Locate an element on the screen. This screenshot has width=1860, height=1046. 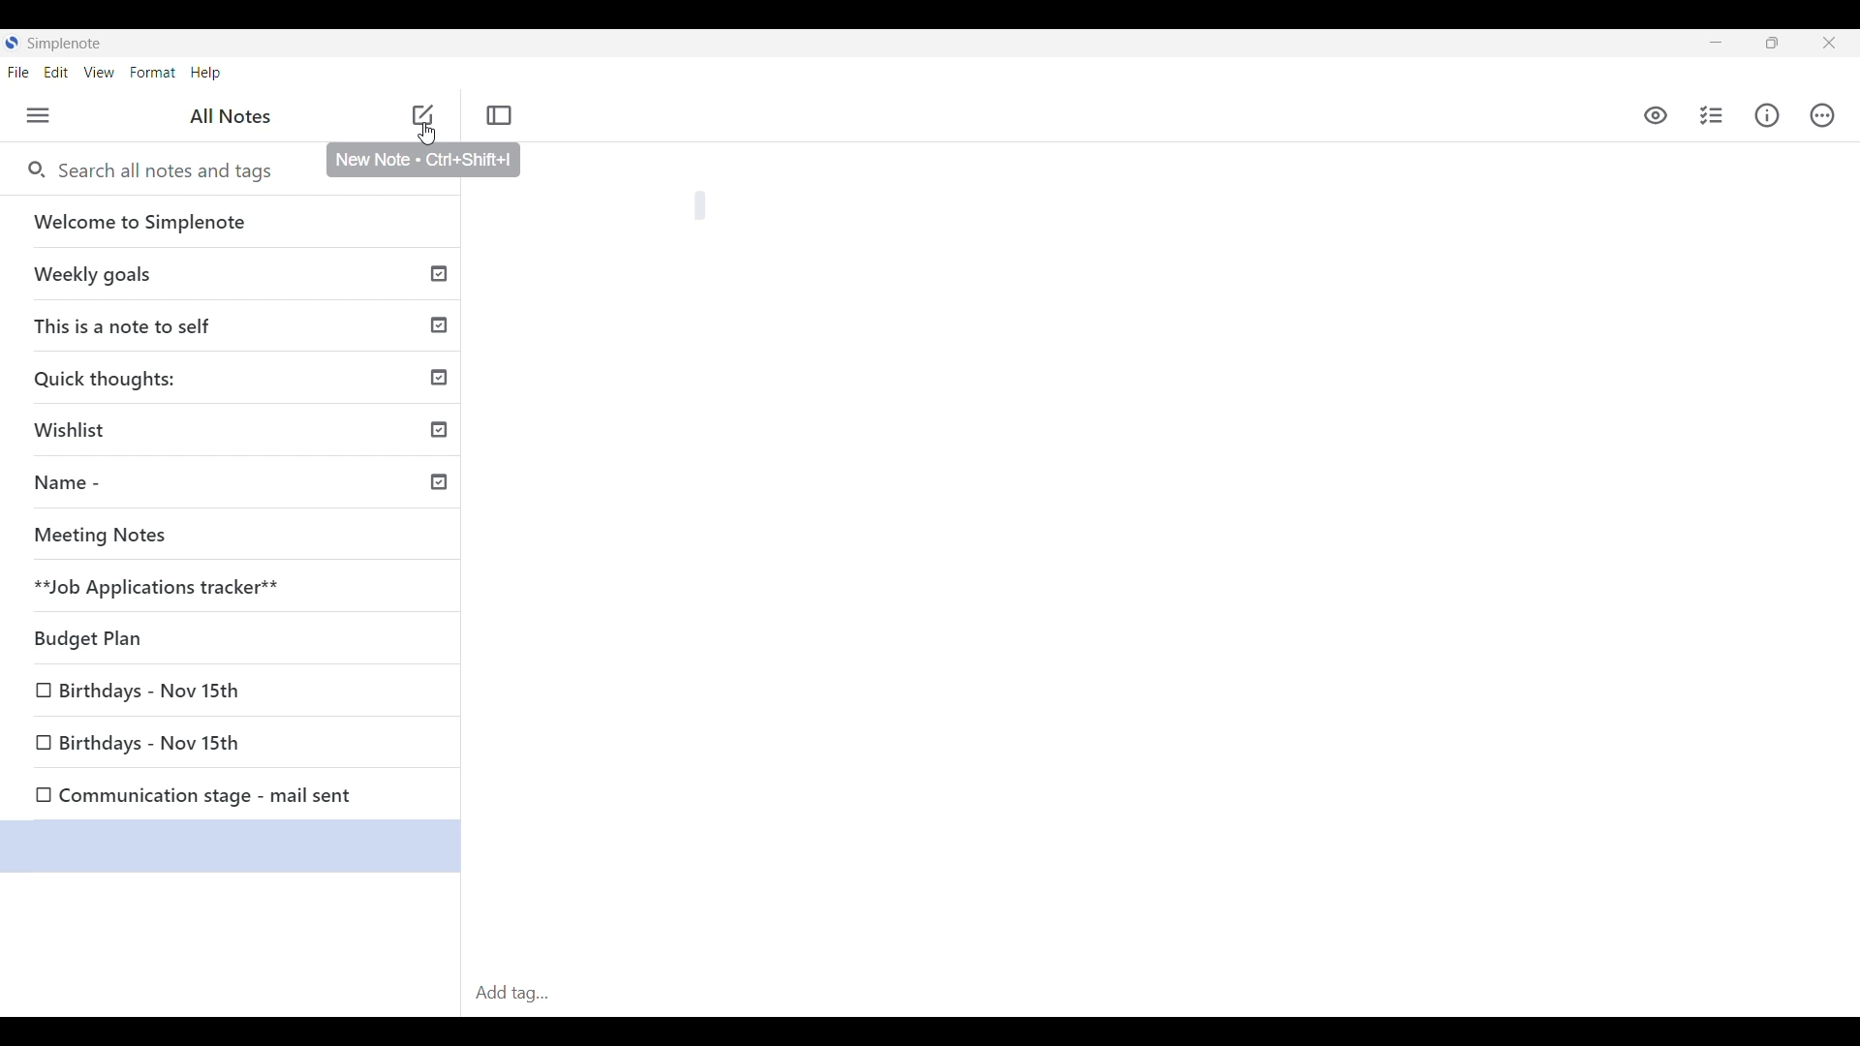
Communication stage - mail sent is located at coordinates (233, 795).